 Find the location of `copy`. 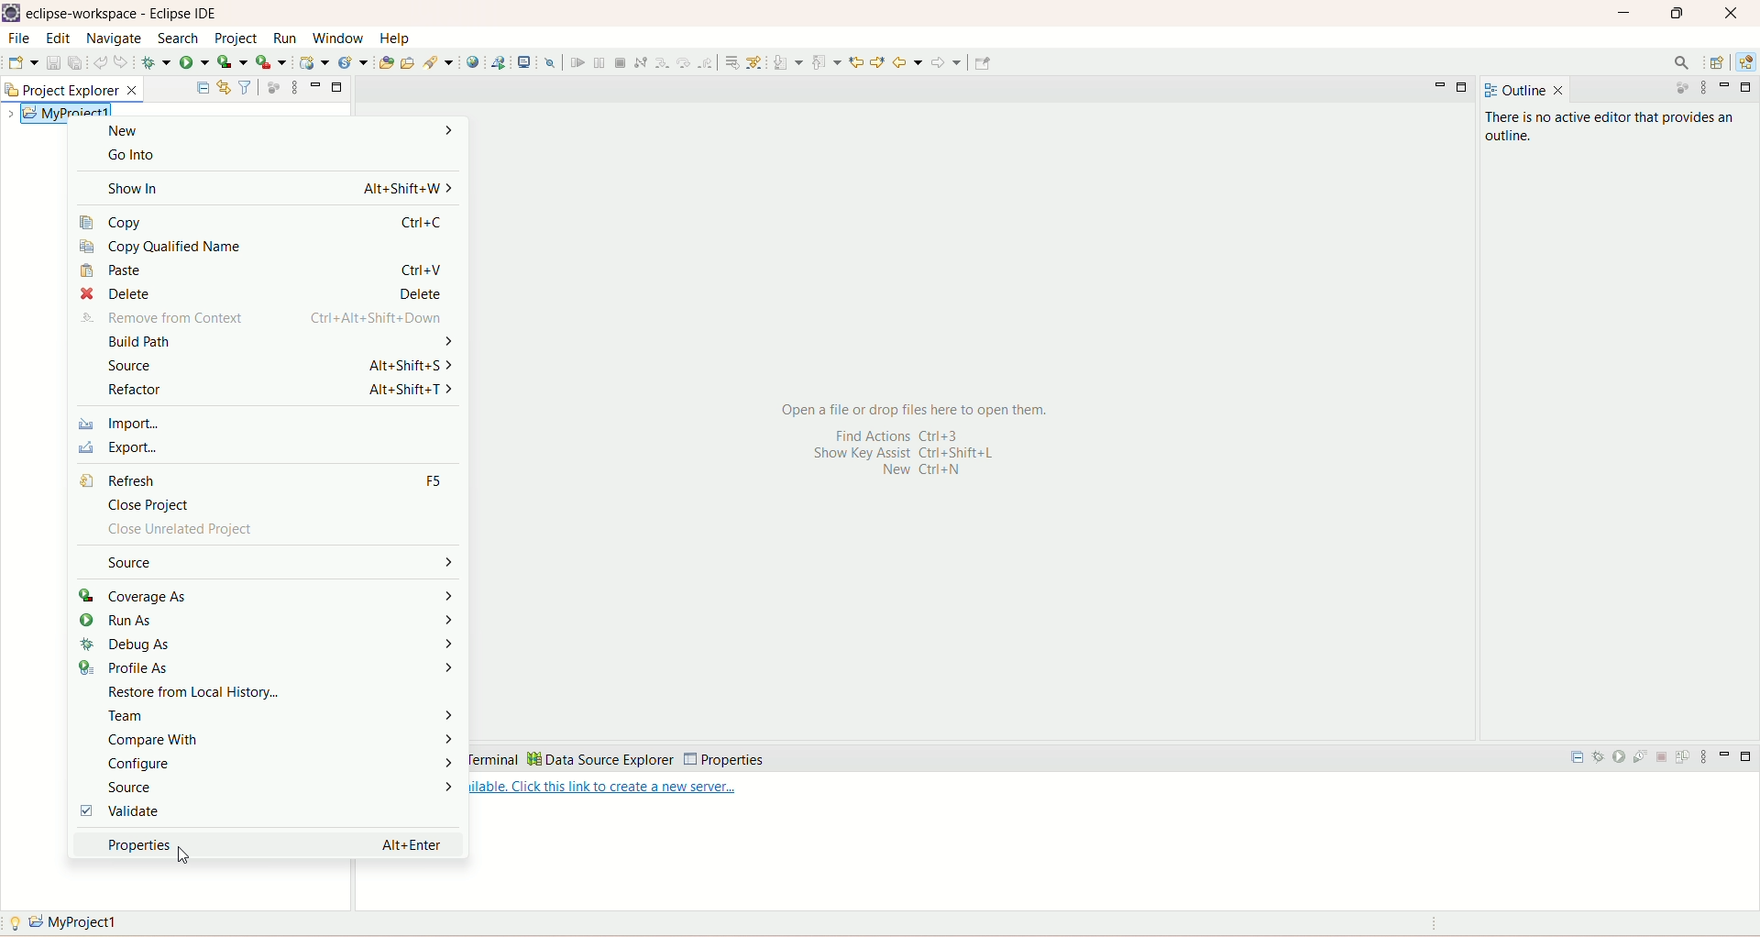

copy is located at coordinates (266, 220).